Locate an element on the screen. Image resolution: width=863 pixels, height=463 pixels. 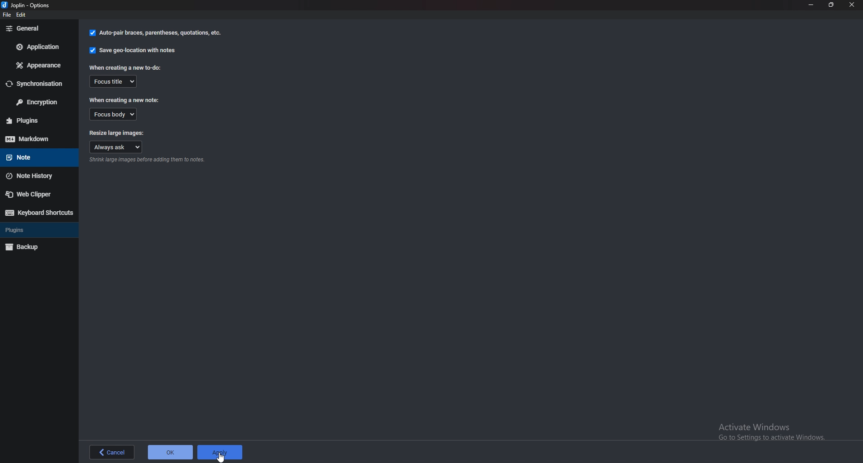
back is located at coordinates (112, 452).